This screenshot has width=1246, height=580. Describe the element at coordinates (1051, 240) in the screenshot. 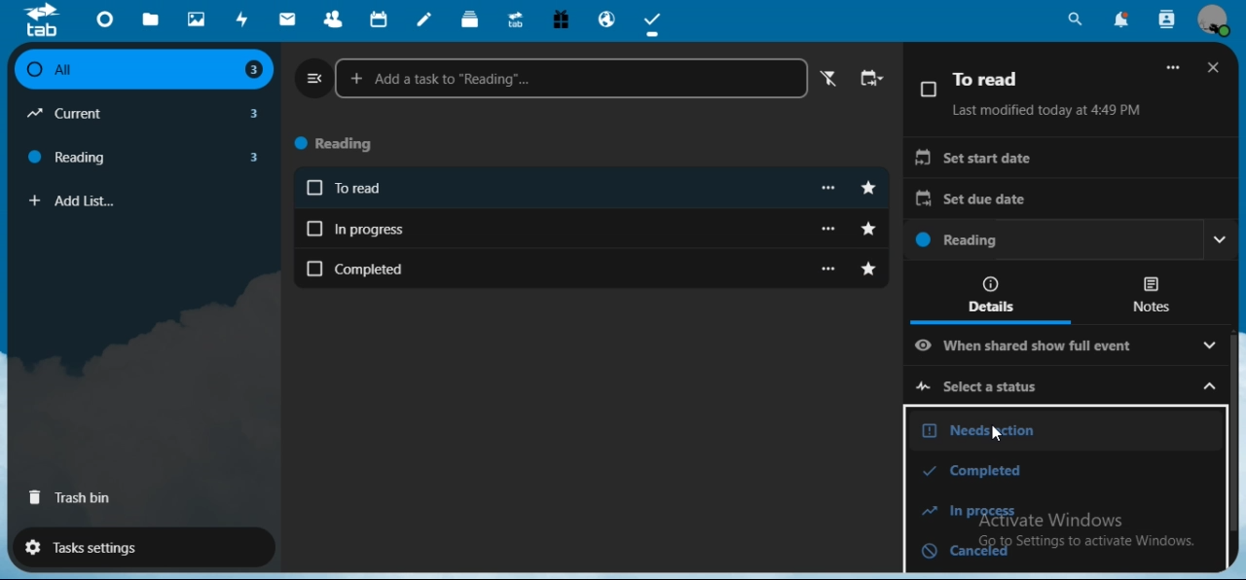

I see `reading` at that location.